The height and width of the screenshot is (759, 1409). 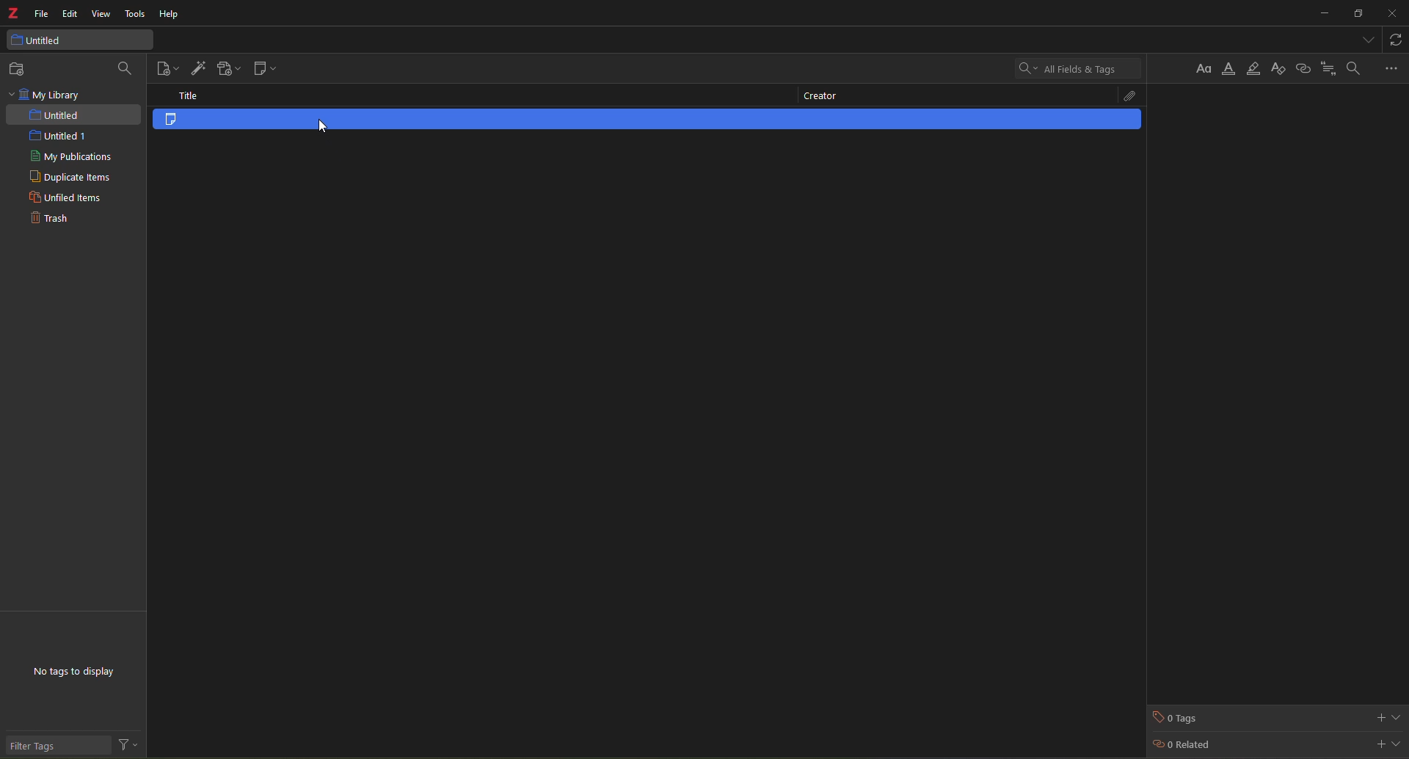 I want to click on sync, so click(x=1398, y=38).